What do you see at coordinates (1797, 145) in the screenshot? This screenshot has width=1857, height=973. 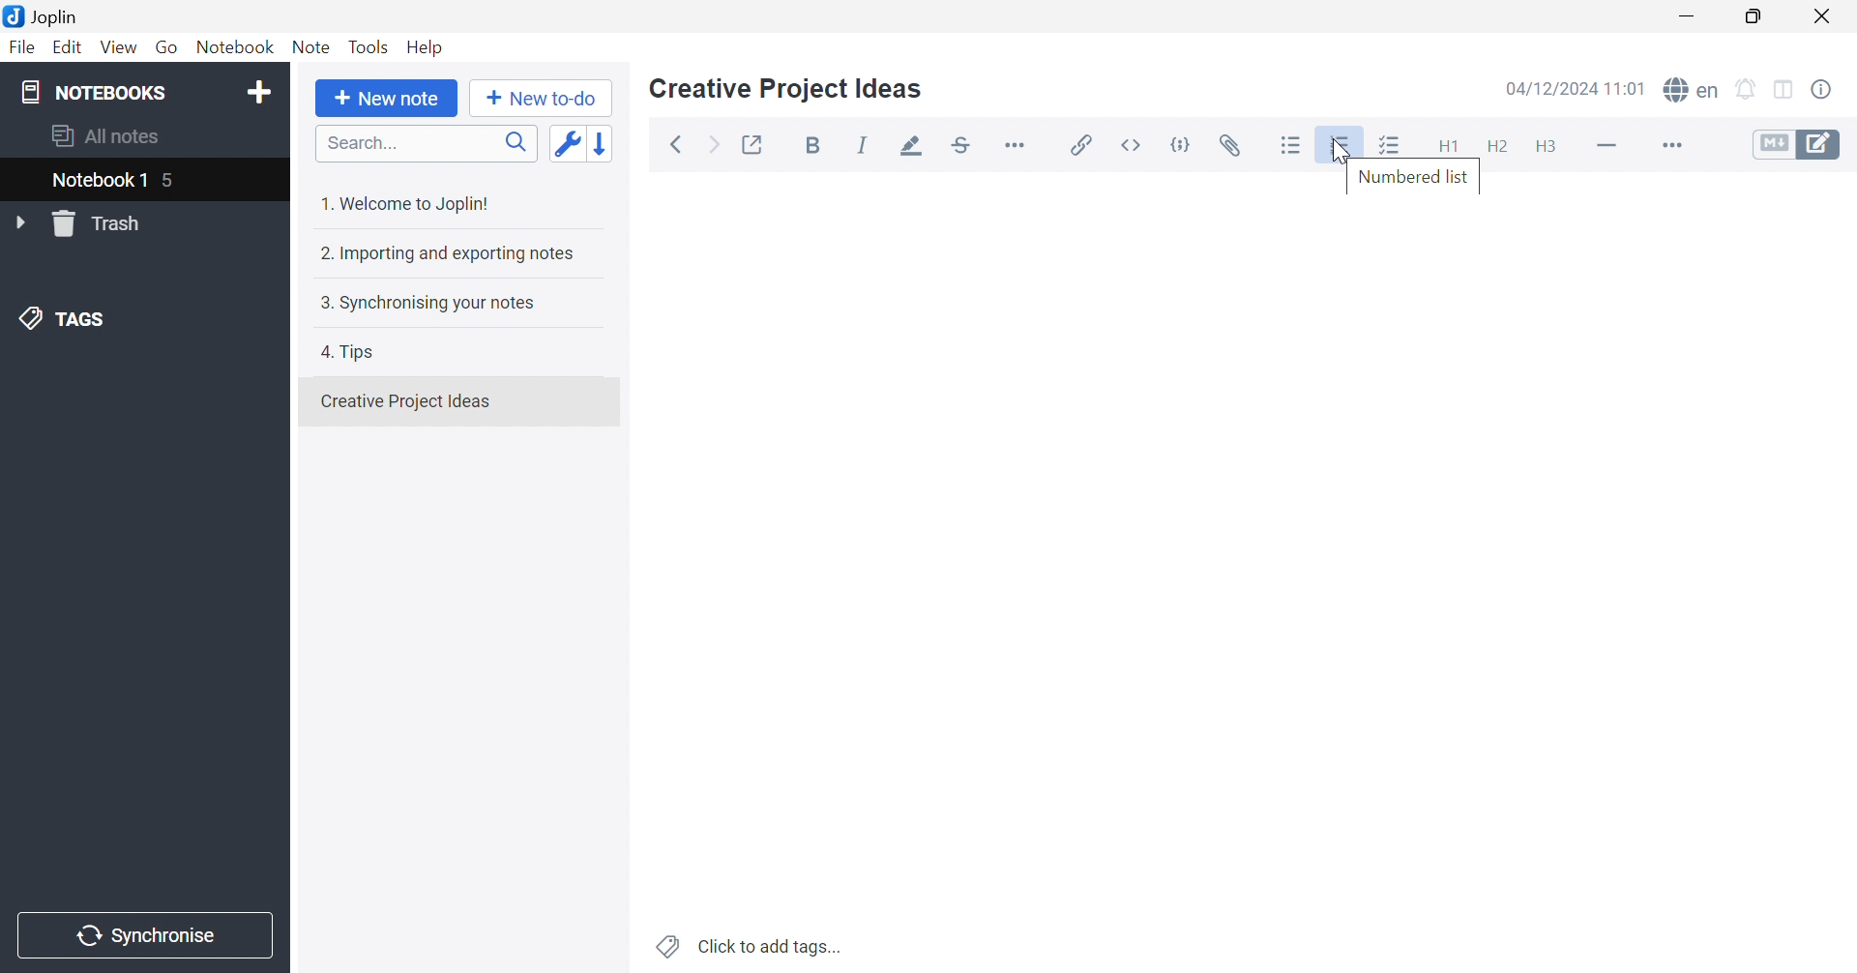 I see `Toggle editors` at bounding box center [1797, 145].